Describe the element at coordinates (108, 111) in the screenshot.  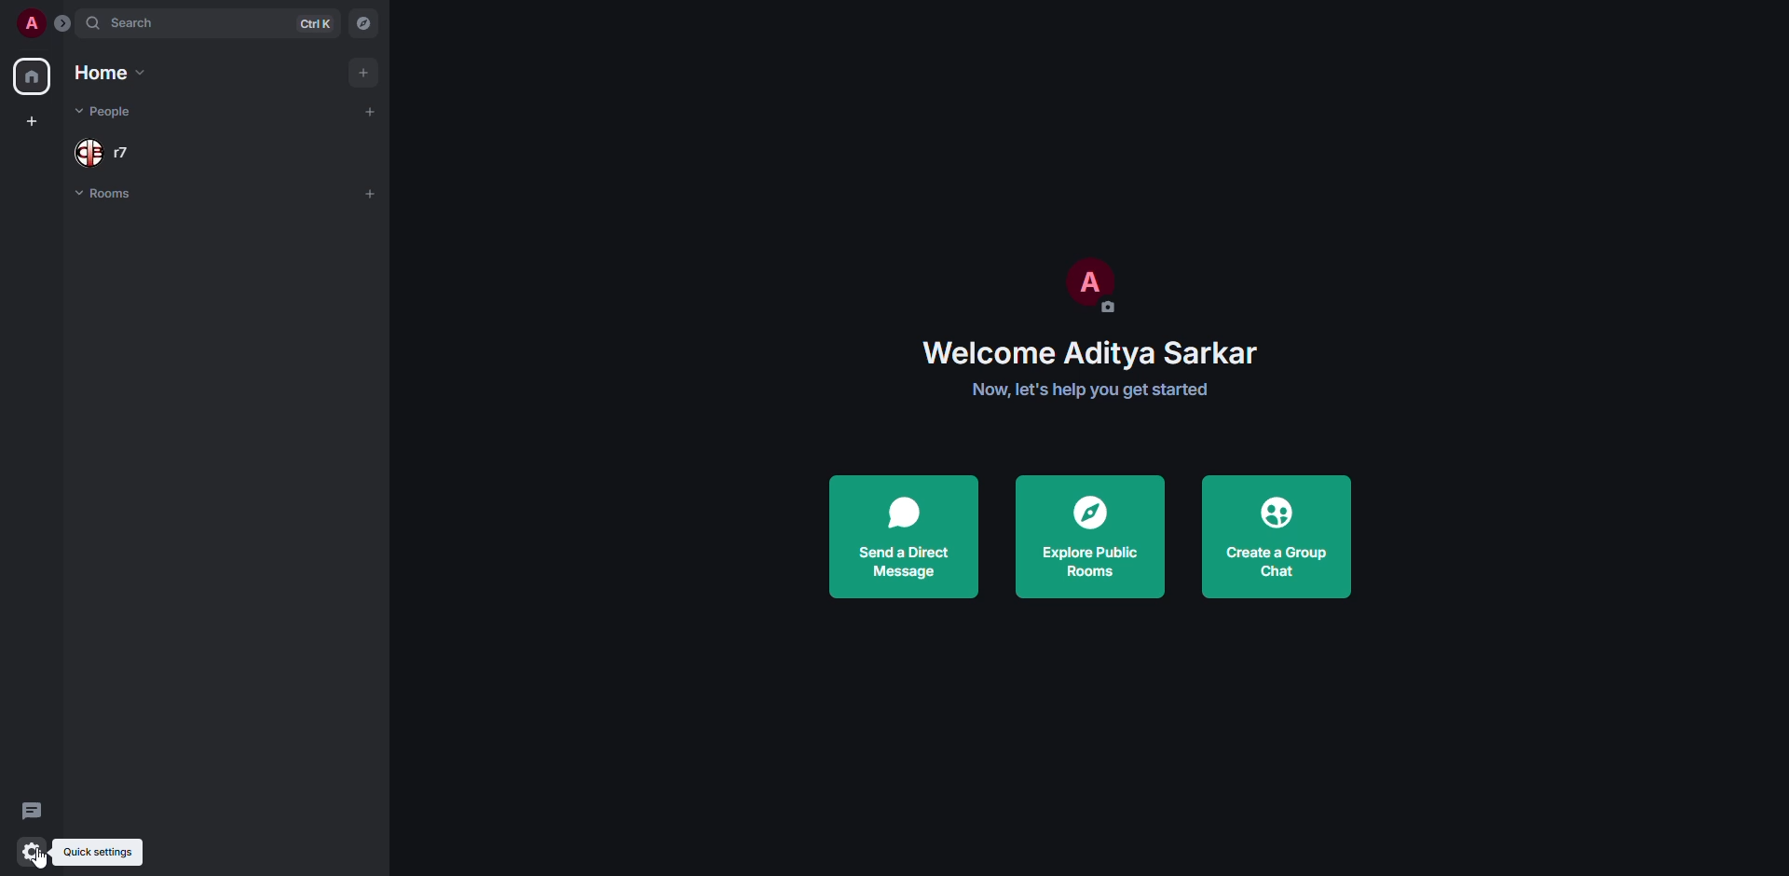
I see `people` at that location.